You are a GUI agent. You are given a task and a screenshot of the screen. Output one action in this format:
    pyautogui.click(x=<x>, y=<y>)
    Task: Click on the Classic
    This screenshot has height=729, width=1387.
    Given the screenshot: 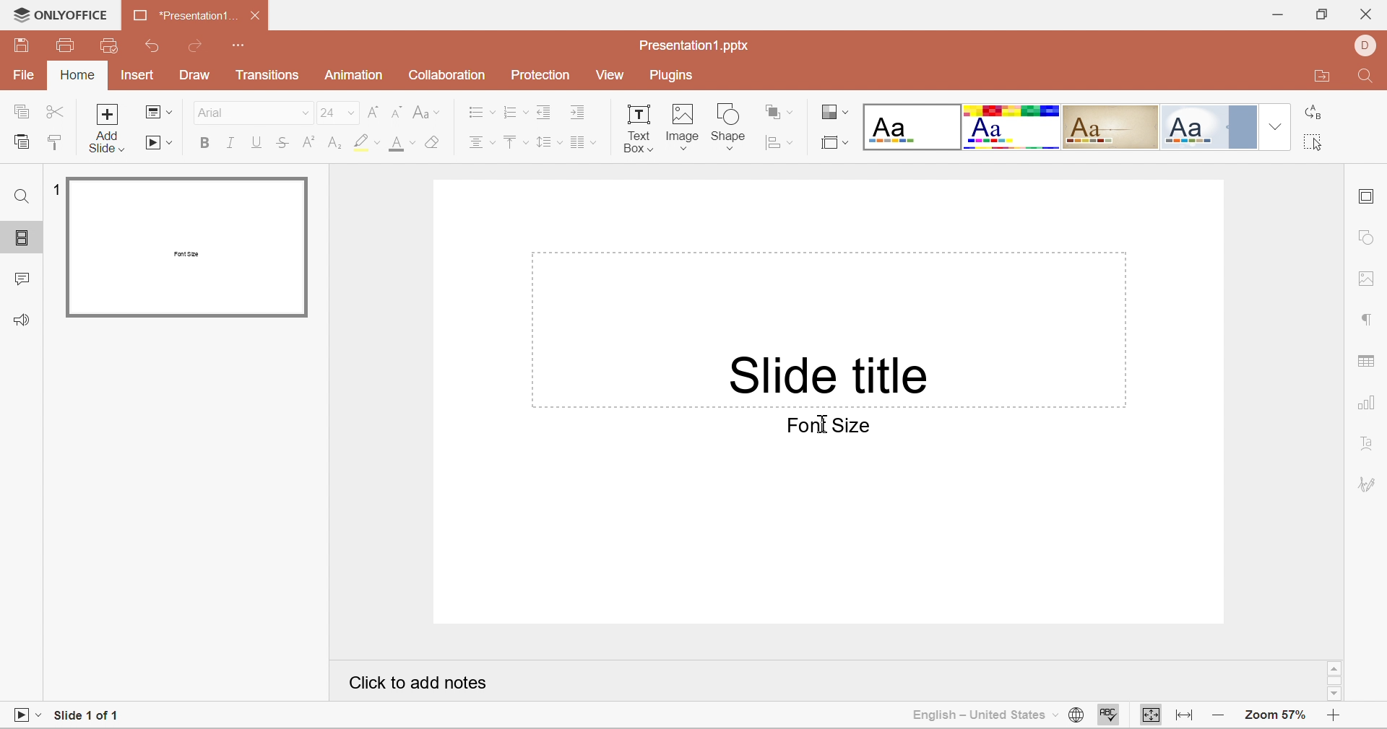 What is the action you would take?
    pyautogui.click(x=1111, y=125)
    